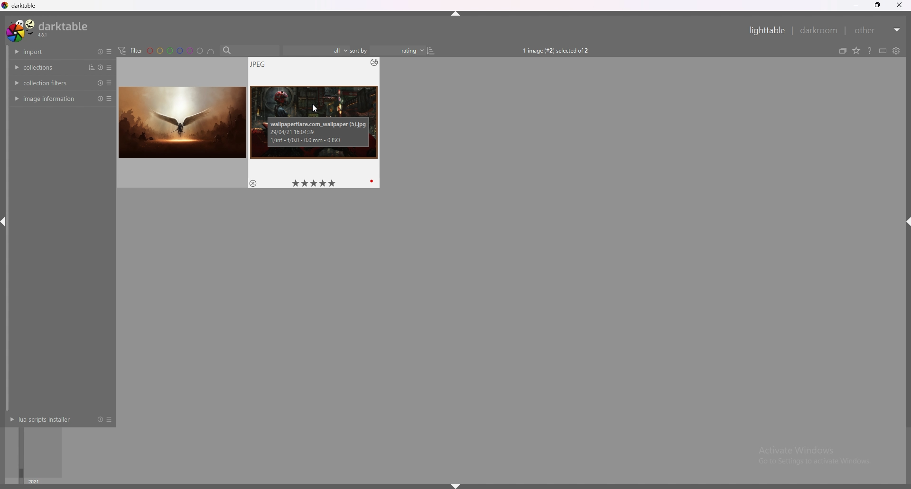  Describe the element at coordinates (818, 30) in the screenshot. I see `darkroom` at that location.